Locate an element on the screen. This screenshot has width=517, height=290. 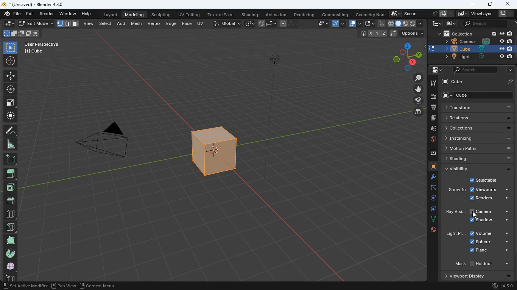
search is located at coordinates (474, 69).